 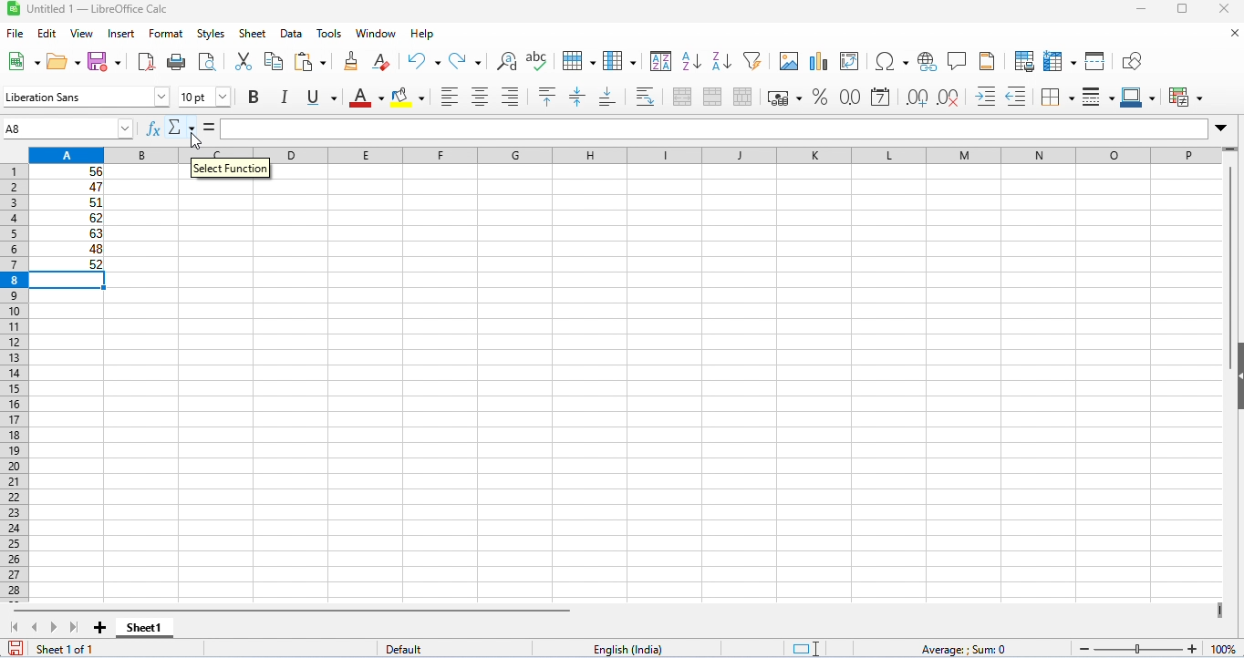 I want to click on italics, so click(x=283, y=97).